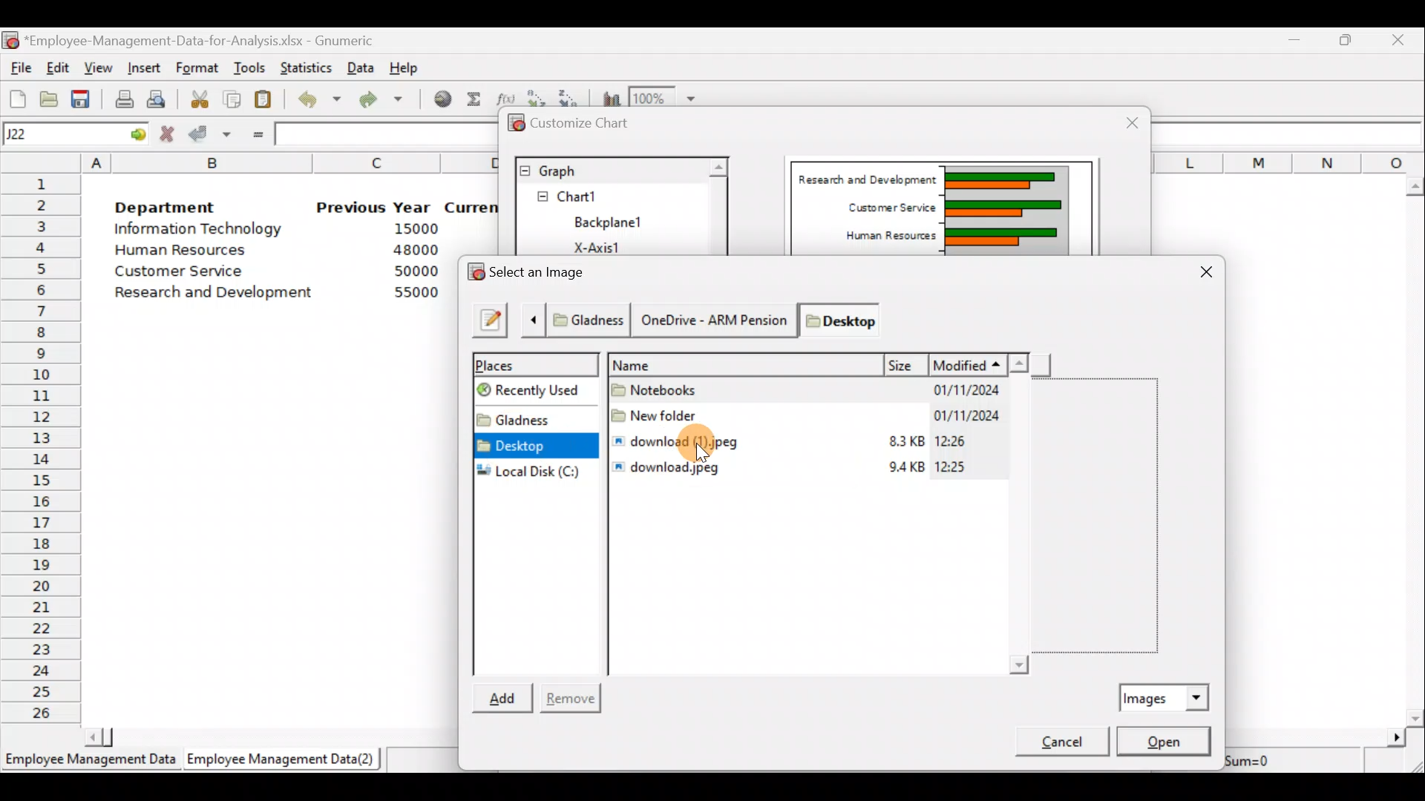 This screenshot has width=1425, height=801. I want to click on Human Resources, so click(880, 237).